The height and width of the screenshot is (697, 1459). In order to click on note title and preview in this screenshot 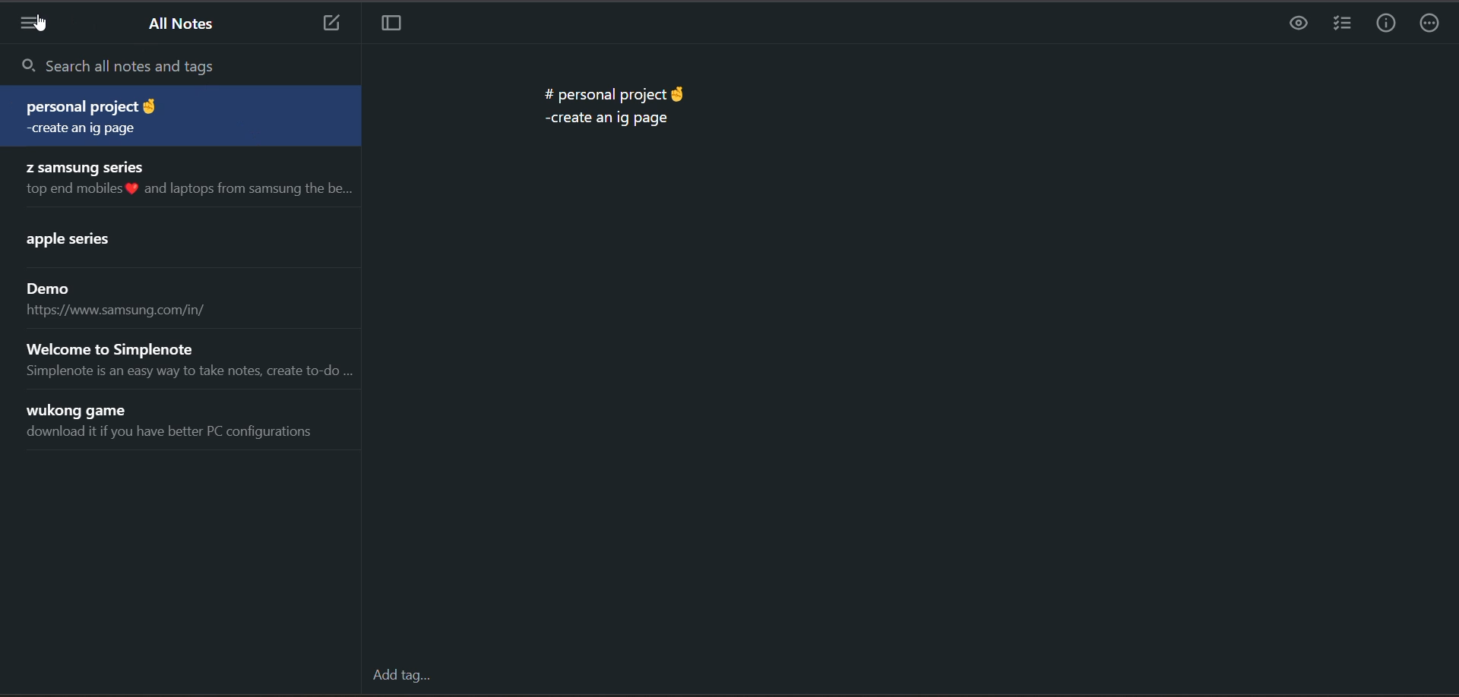, I will do `click(112, 241)`.